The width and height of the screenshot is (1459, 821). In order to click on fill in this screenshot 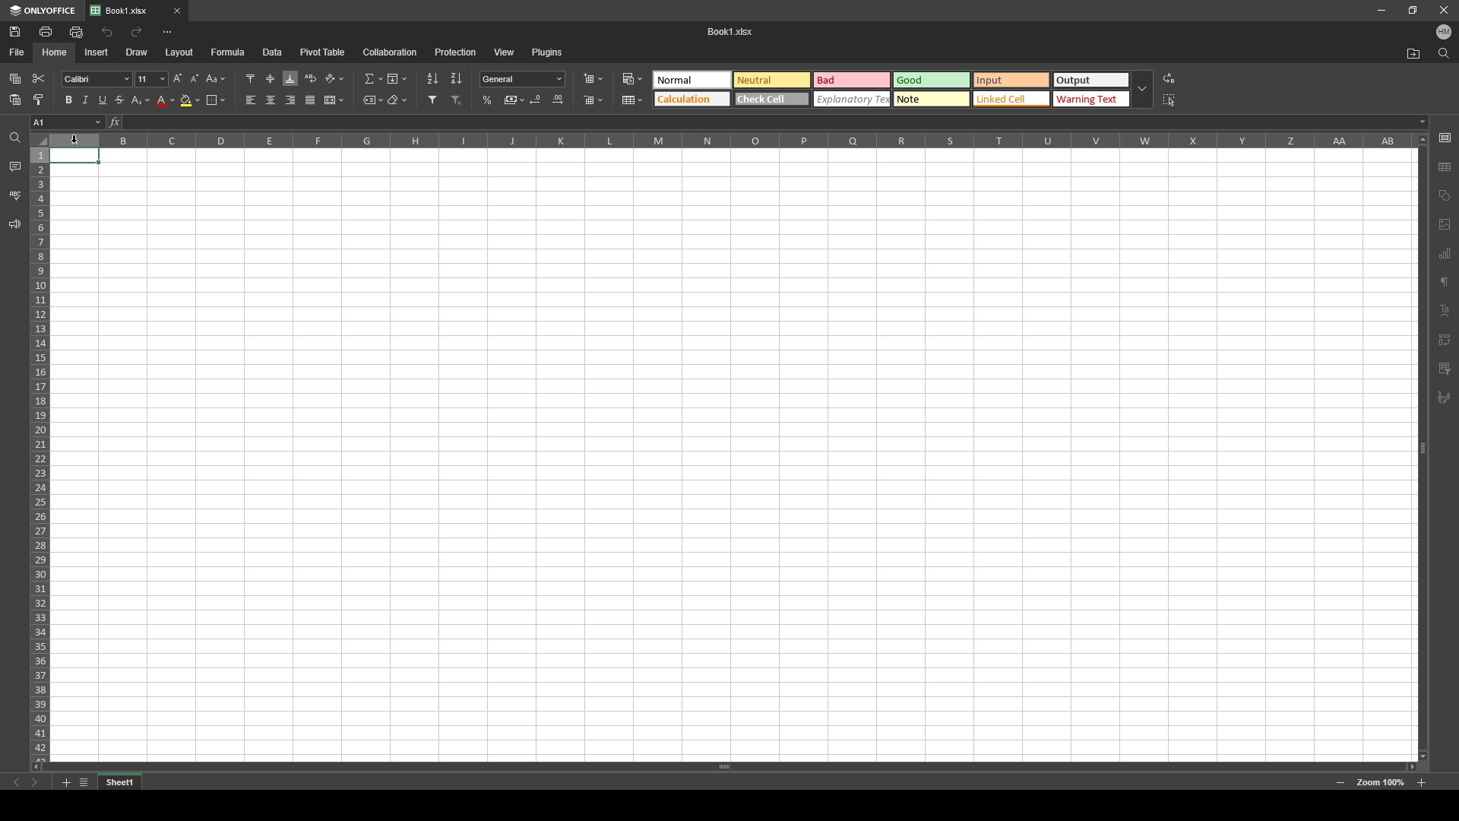, I will do `click(396, 78)`.